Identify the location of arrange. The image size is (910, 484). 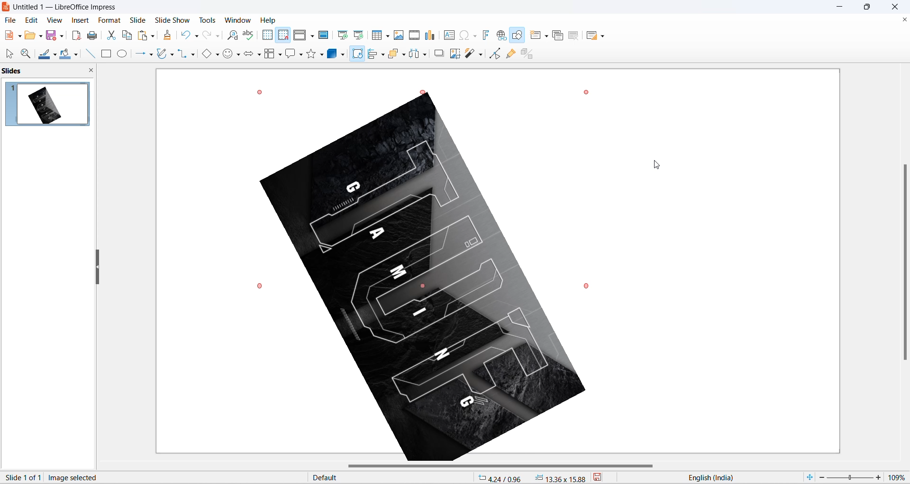
(396, 53).